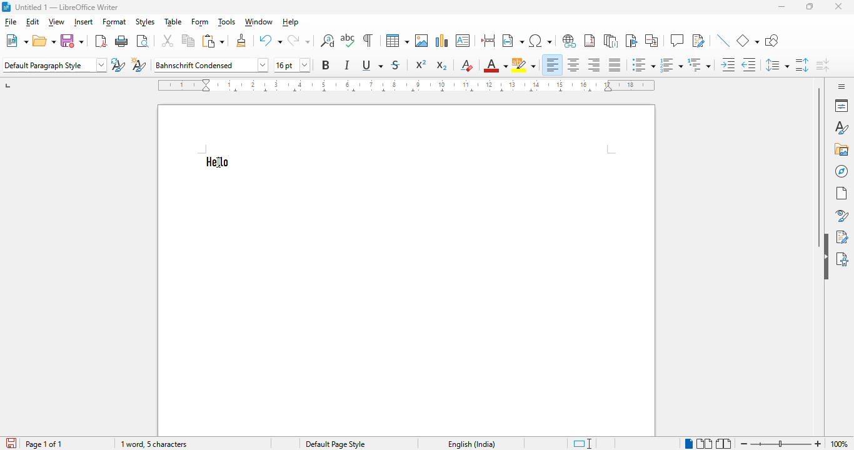  What do you see at coordinates (396, 65) in the screenshot?
I see `strikethrough` at bounding box center [396, 65].